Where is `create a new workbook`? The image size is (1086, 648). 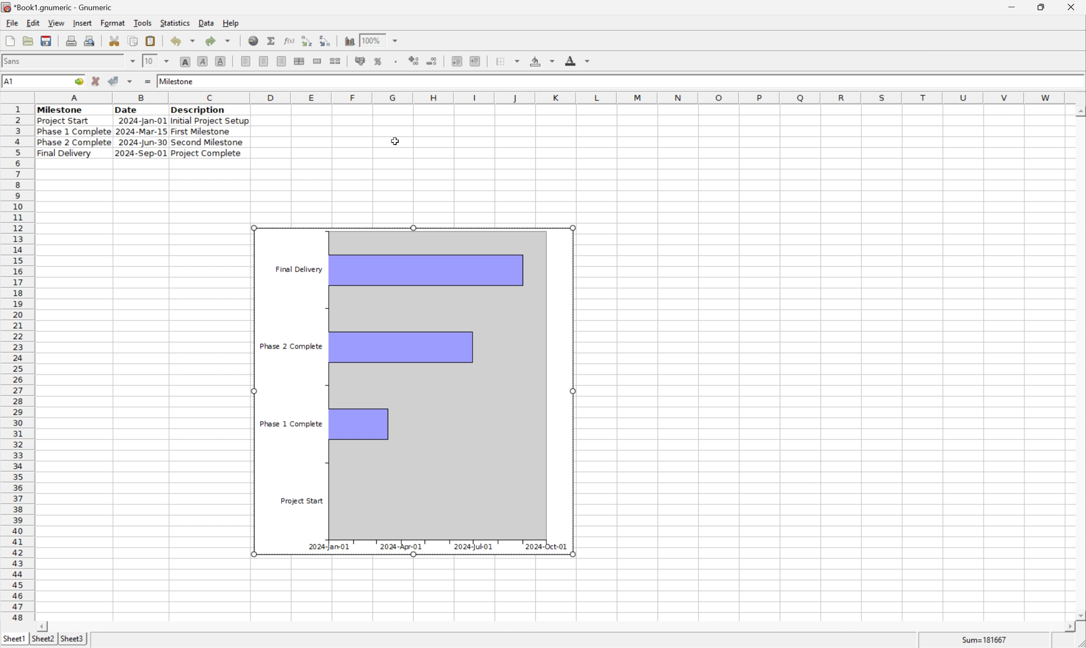 create a new workbook is located at coordinates (9, 41).